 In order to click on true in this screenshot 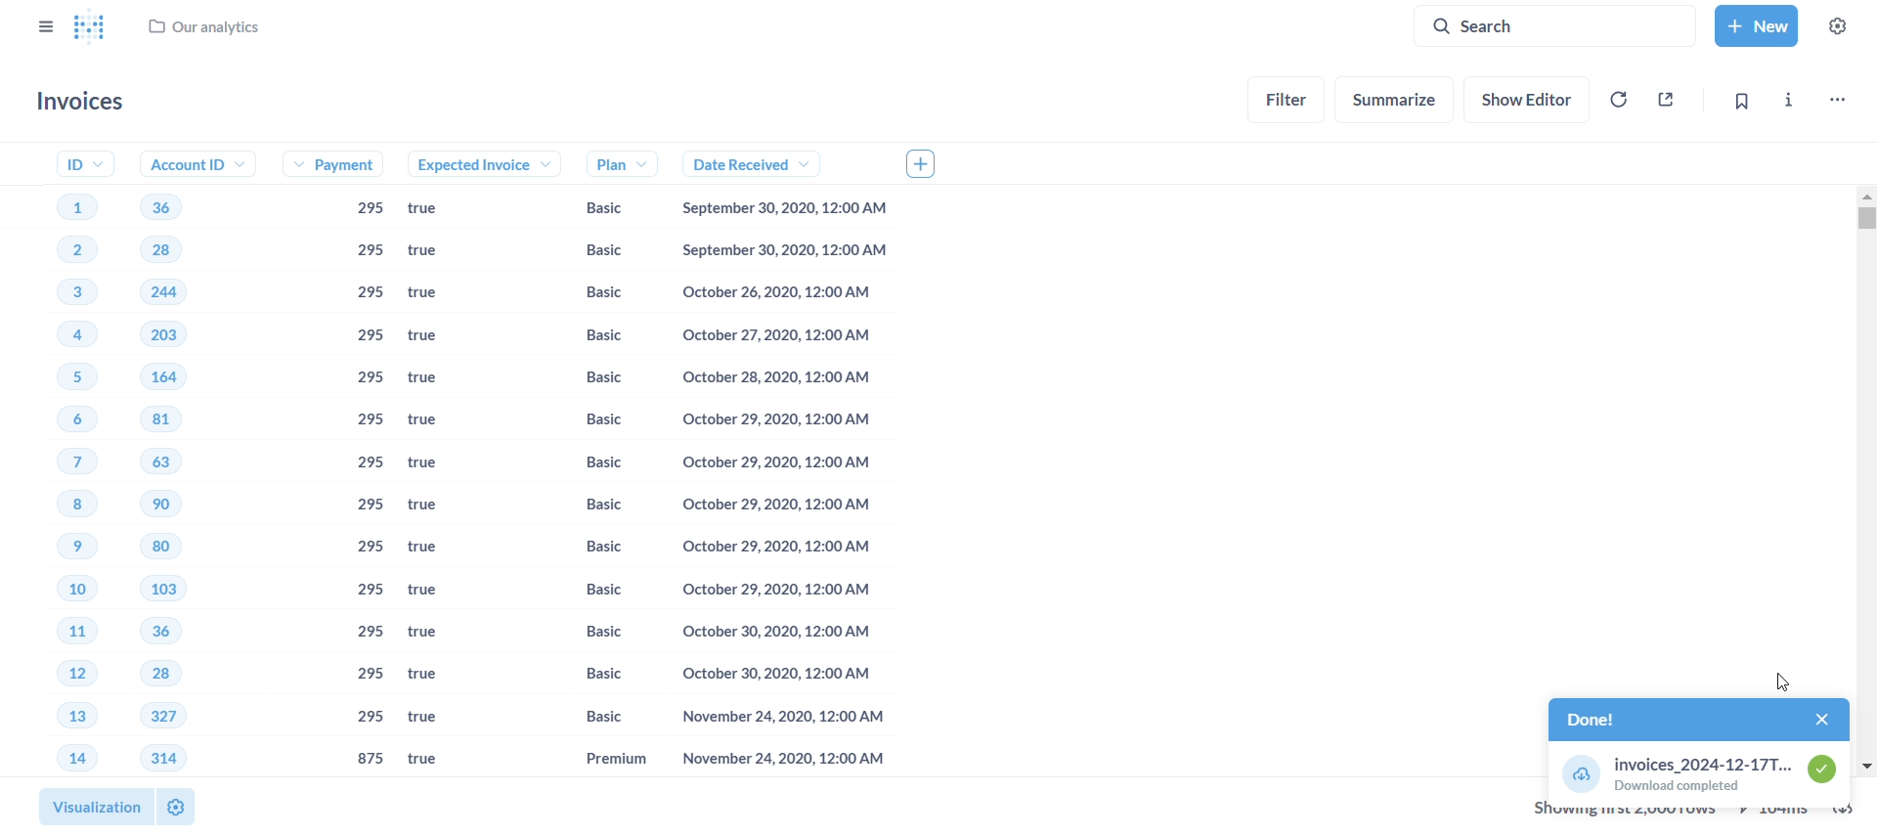, I will do `click(433, 336)`.